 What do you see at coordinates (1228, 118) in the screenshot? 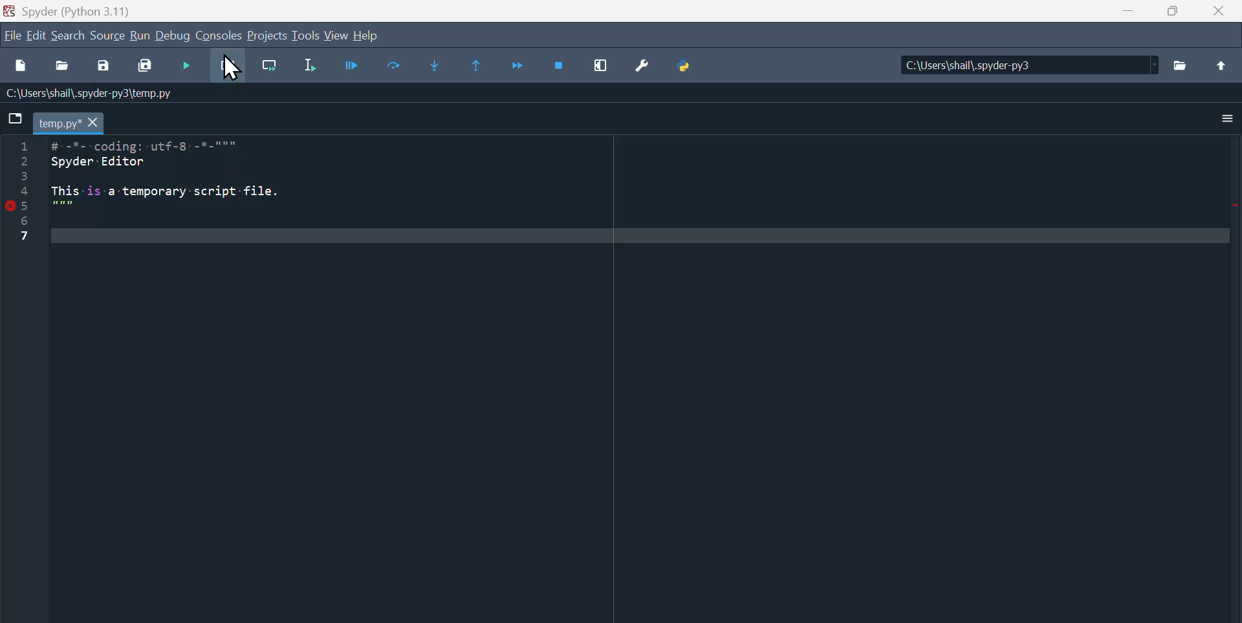
I see `options` at bounding box center [1228, 118].